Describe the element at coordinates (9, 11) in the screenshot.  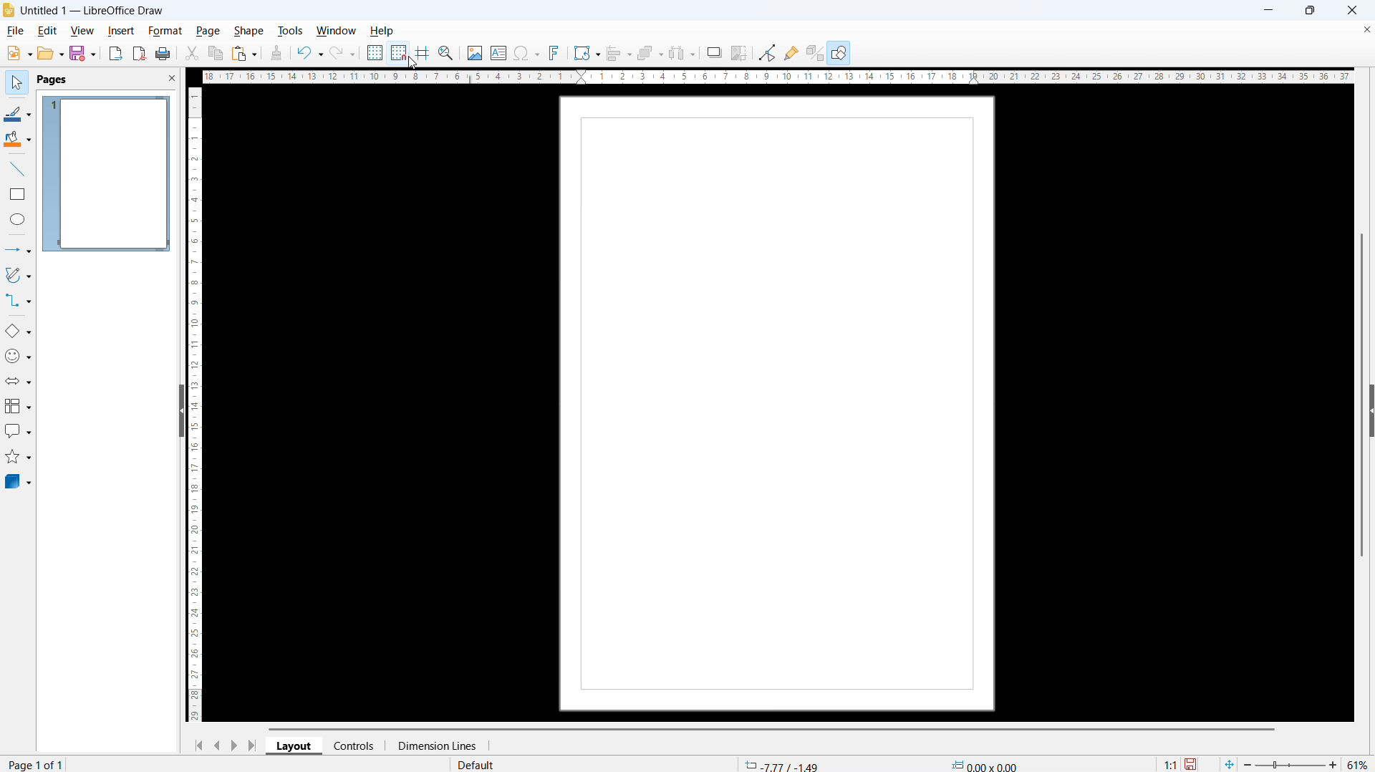
I see `Application icon` at that location.